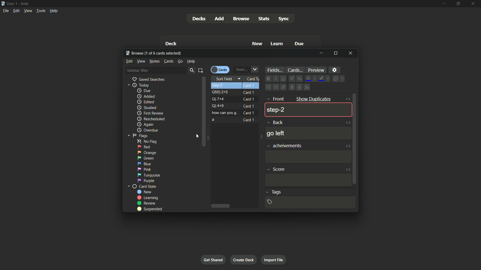 This screenshot has height=270, width=481. Describe the element at coordinates (275, 110) in the screenshot. I see `Step two` at that location.